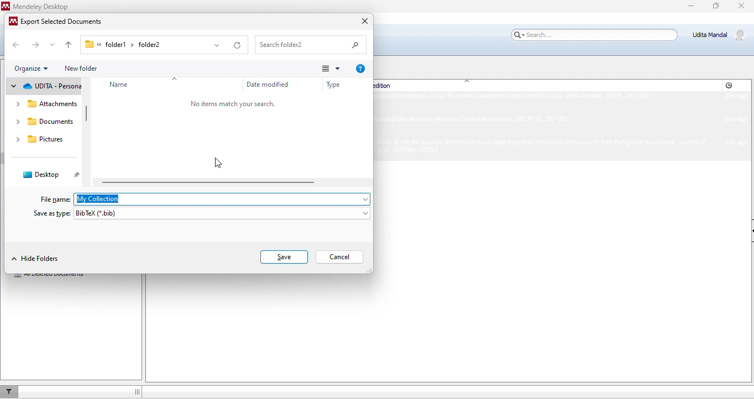 This screenshot has width=754, height=399. What do you see at coordinates (145, 44) in the screenshot?
I see `file path` at bounding box center [145, 44].